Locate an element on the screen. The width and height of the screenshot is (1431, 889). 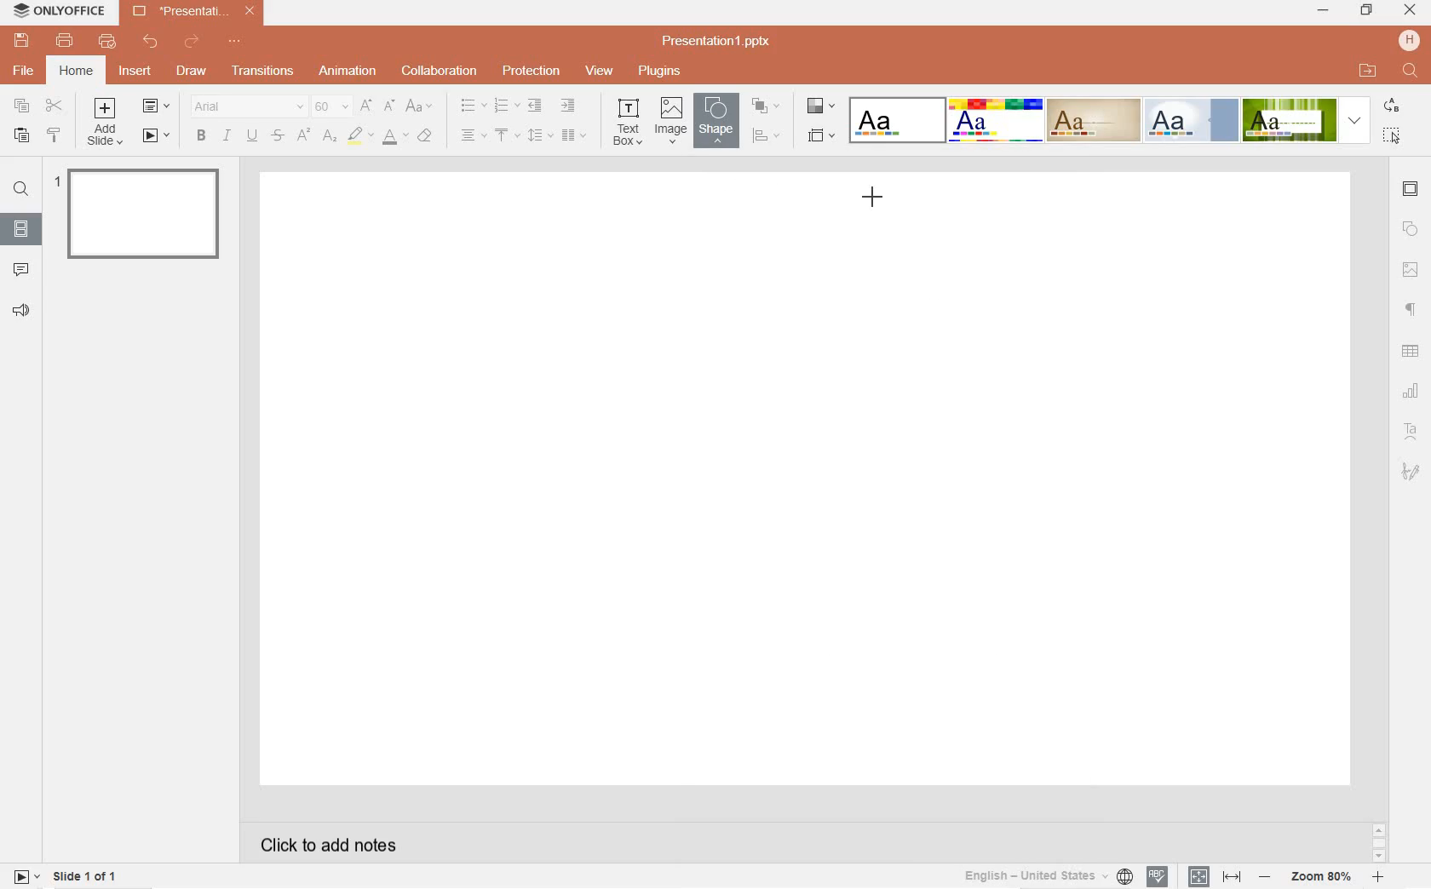
copy is located at coordinates (22, 106).